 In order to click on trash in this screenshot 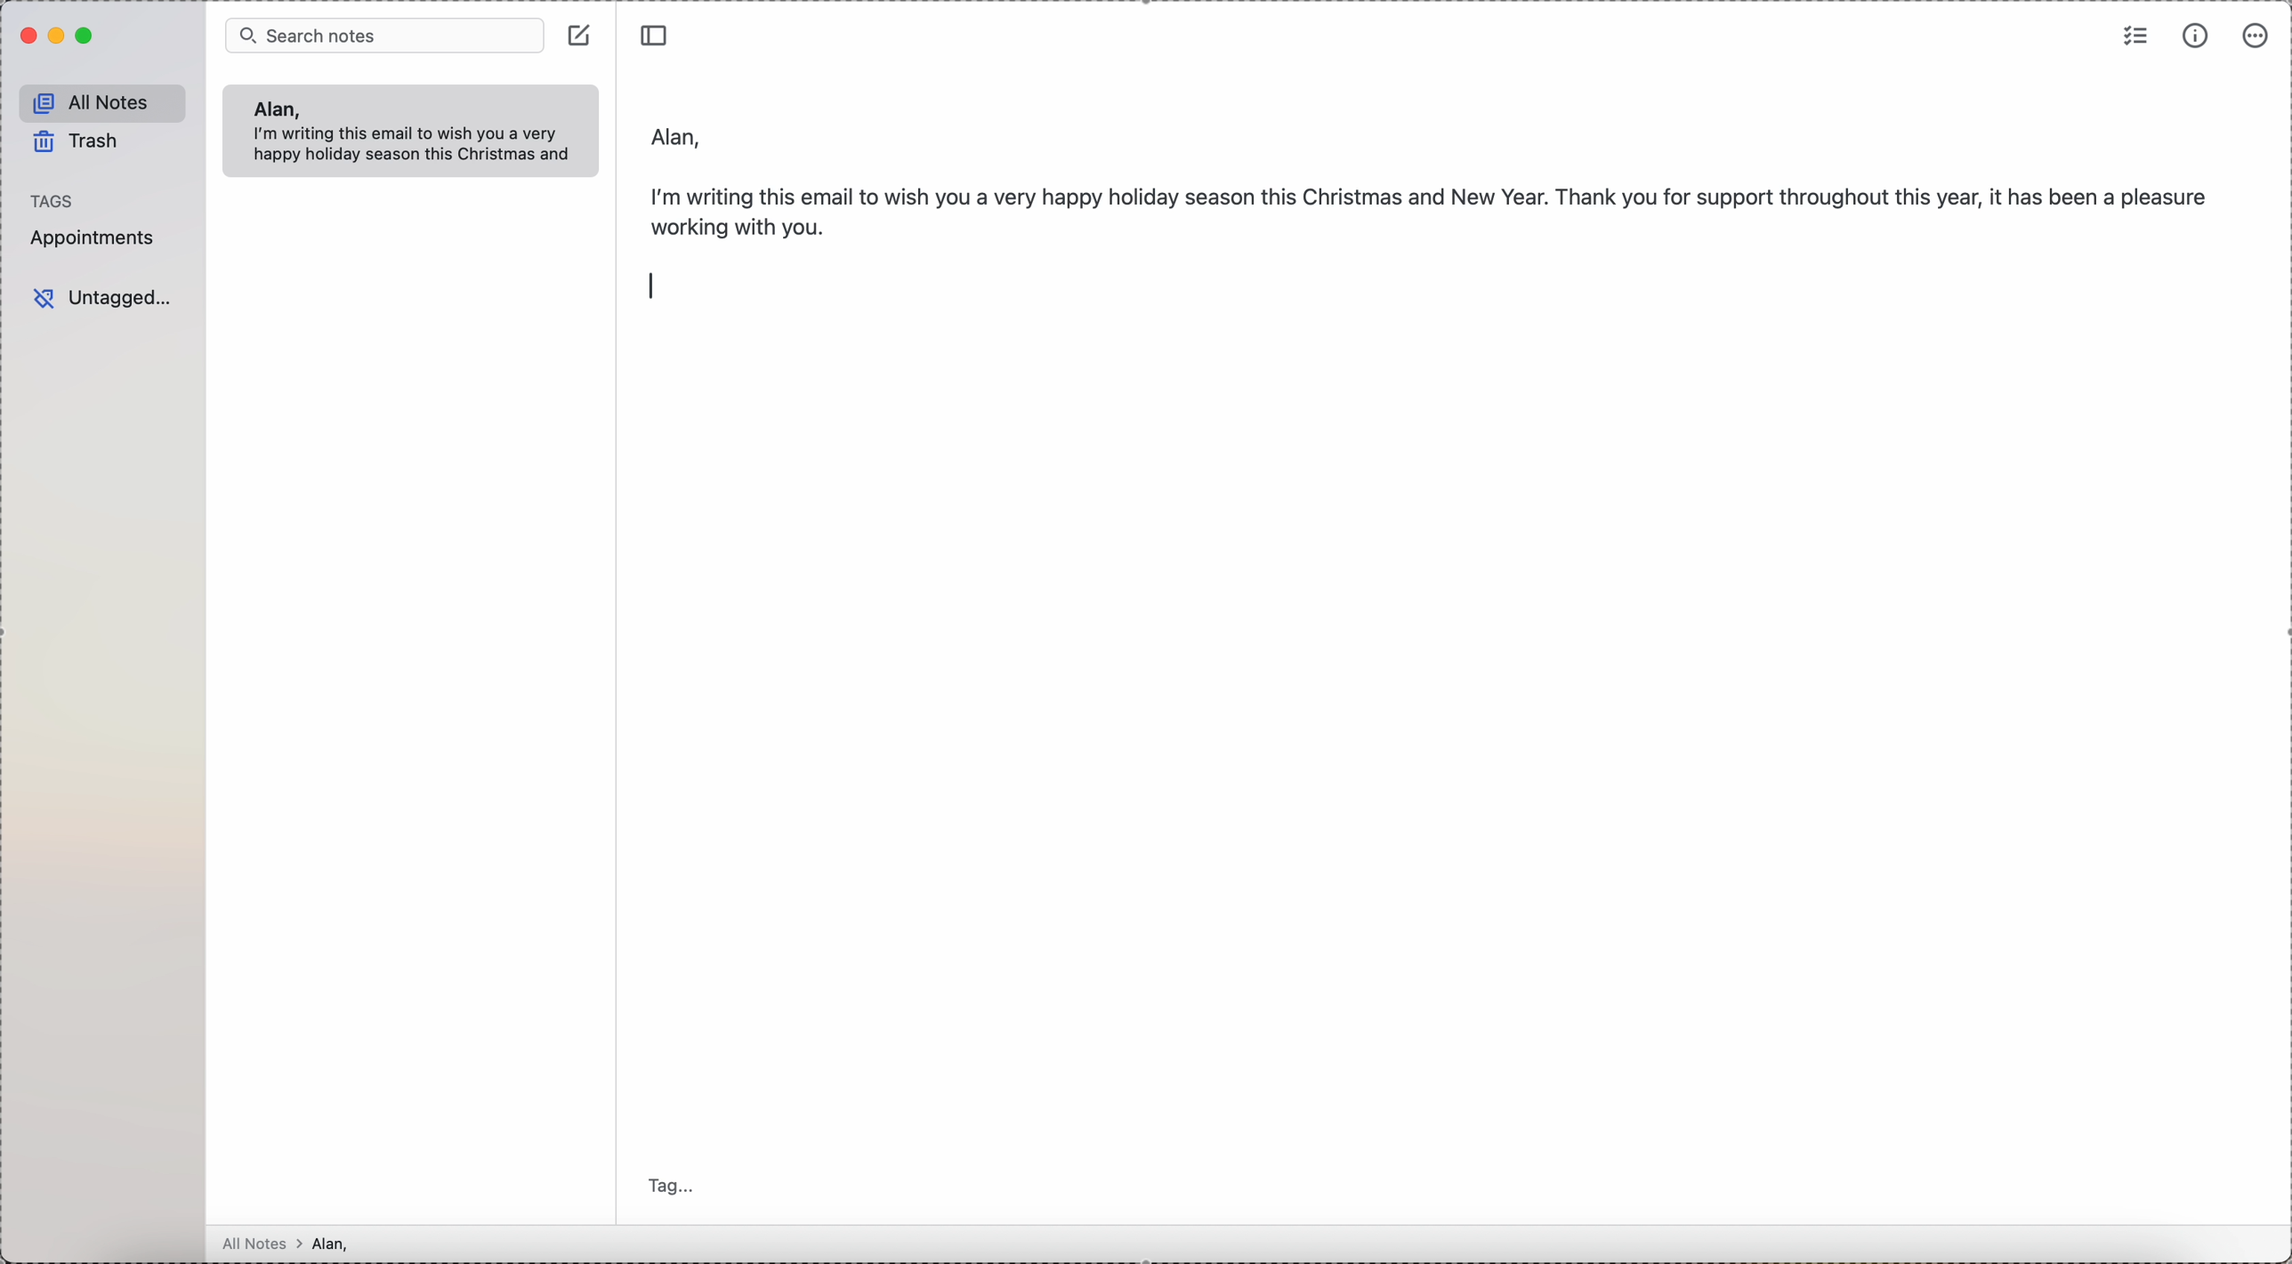, I will do `click(79, 145)`.